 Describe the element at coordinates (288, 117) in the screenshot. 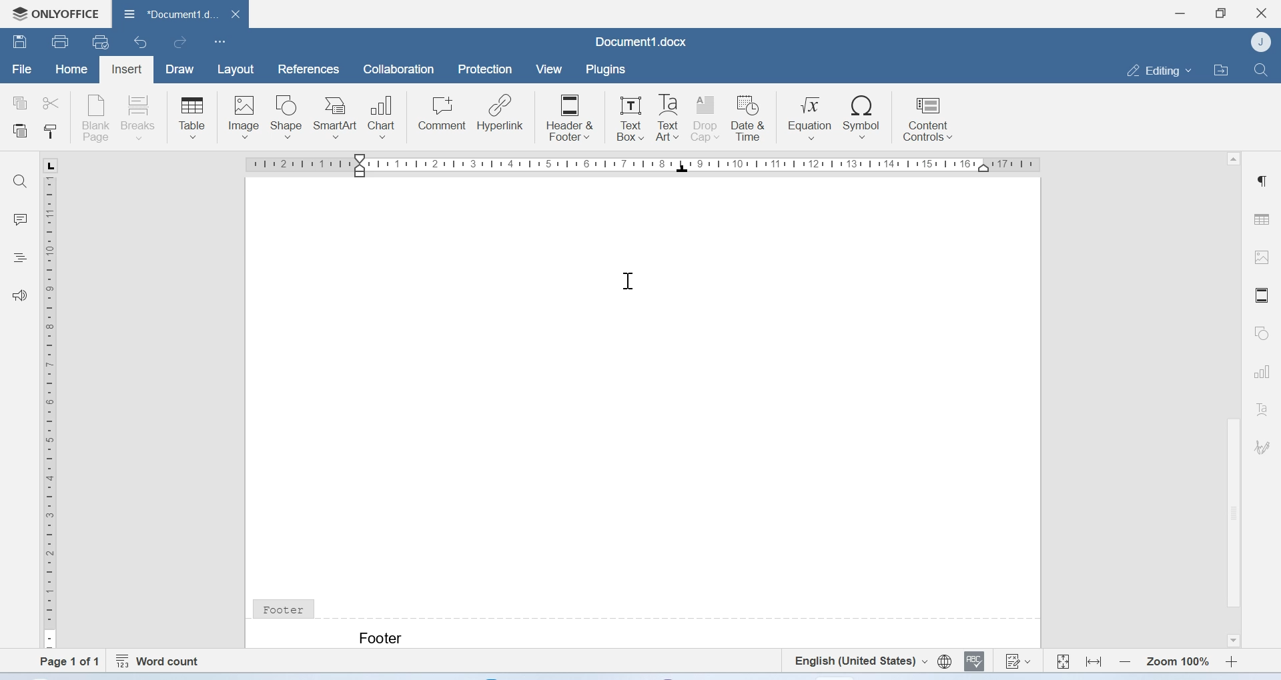

I see `Shape` at that location.